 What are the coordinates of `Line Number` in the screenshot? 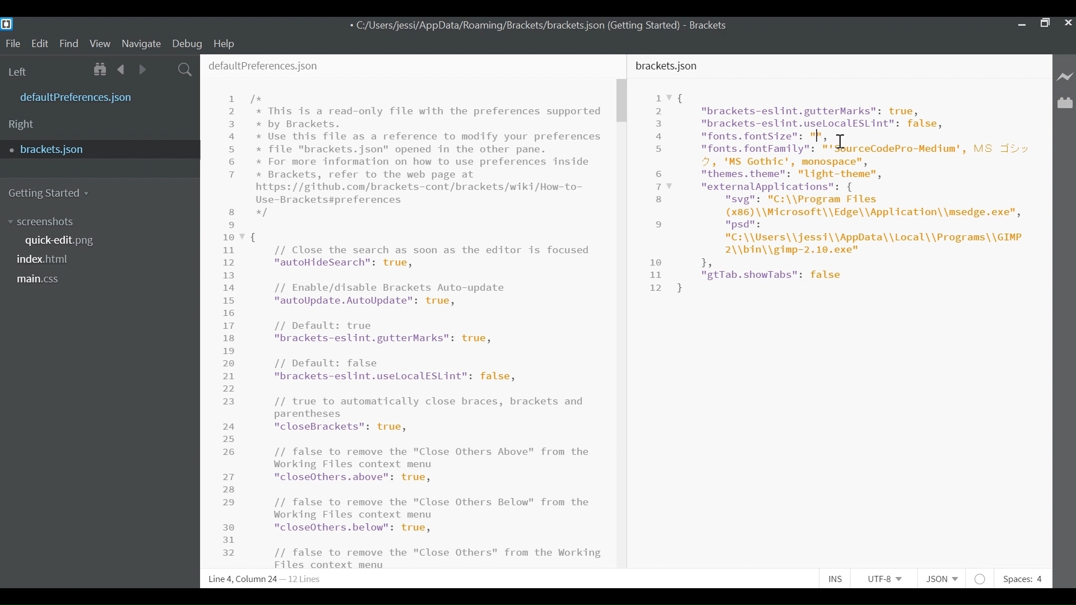 It's located at (658, 193).